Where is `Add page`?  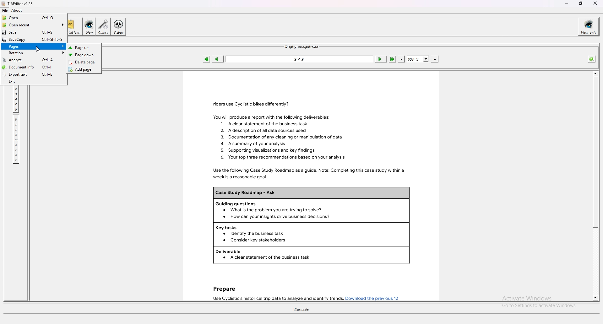
Add page is located at coordinates (81, 69).